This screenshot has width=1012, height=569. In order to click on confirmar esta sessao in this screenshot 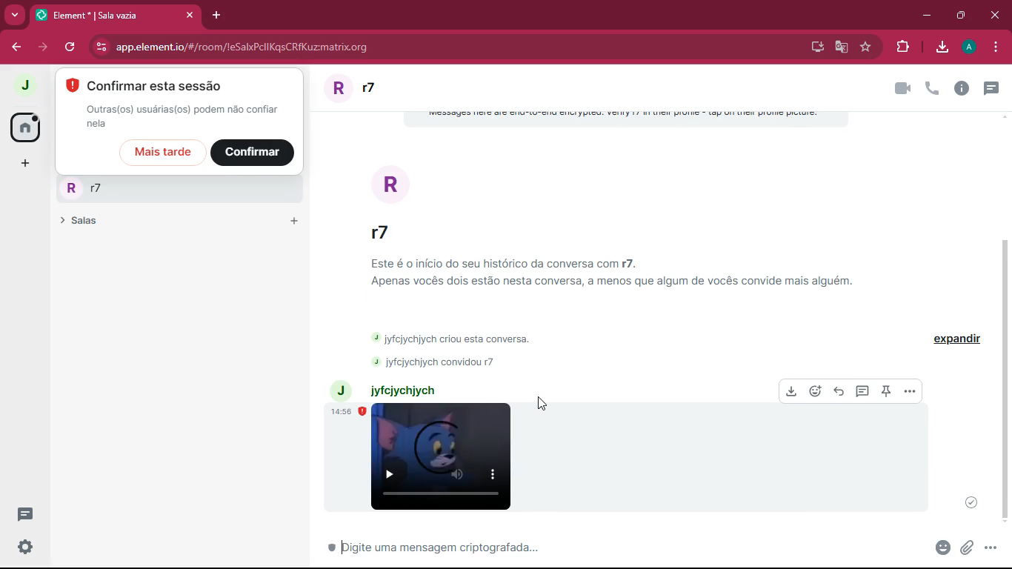, I will do `click(150, 84)`.